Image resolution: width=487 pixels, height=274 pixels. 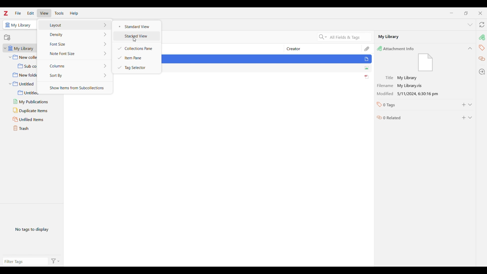 What do you see at coordinates (470, 48) in the screenshot?
I see `Collapse` at bounding box center [470, 48].